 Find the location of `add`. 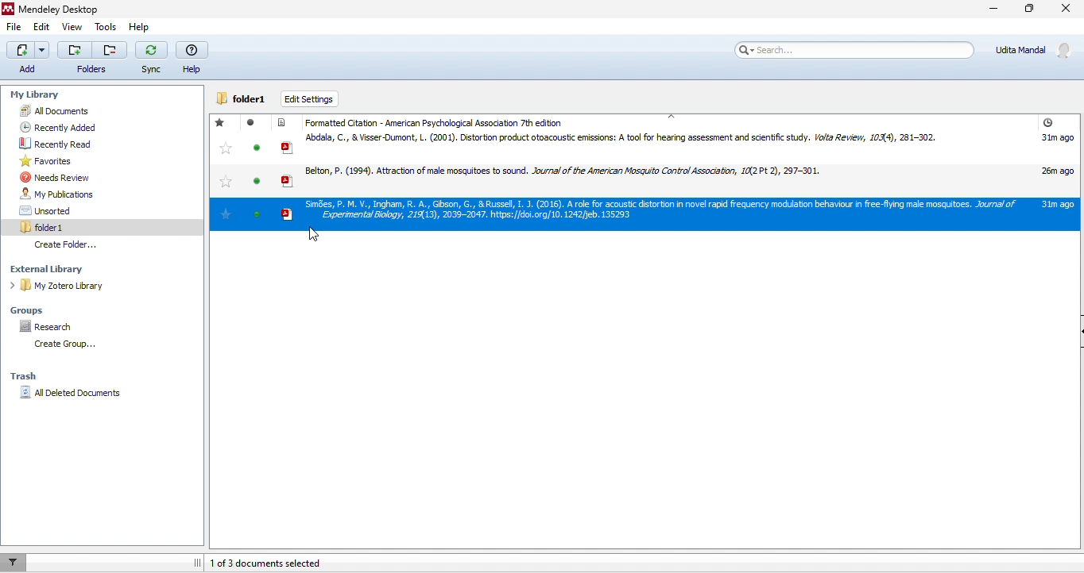

add is located at coordinates (25, 57).